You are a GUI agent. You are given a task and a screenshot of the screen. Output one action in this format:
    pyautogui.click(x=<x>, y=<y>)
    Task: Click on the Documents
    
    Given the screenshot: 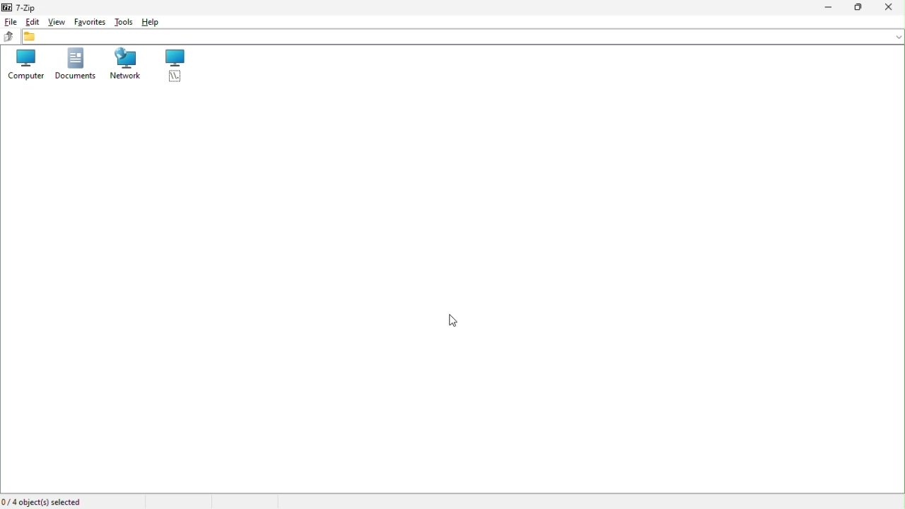 What is the action you would take?
    pyautogui.click(x=75, y=64)
    